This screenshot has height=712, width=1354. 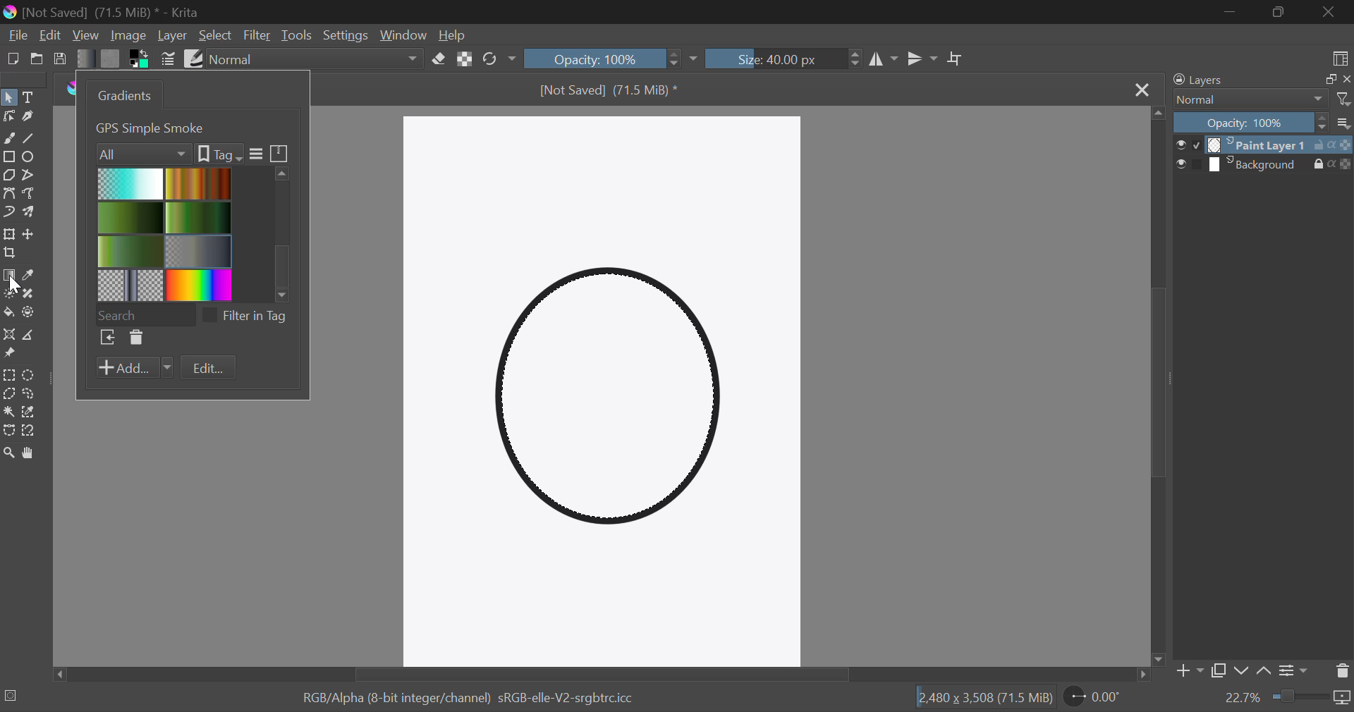 What do you see at coordinates (33, 312) in the screenshot?
I see `Enclose and Fill` at bounding box center [33, 312].